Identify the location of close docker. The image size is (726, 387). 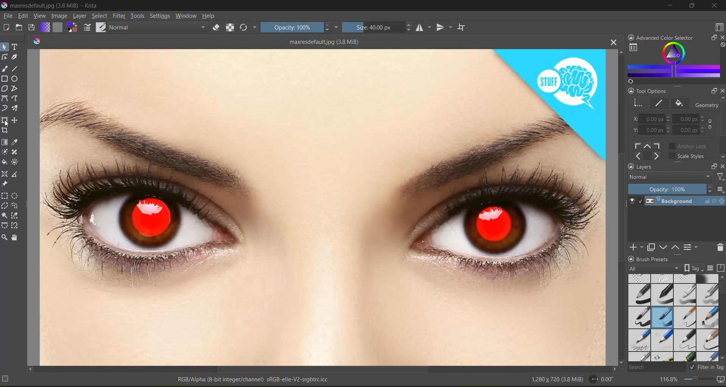
(720, 91).